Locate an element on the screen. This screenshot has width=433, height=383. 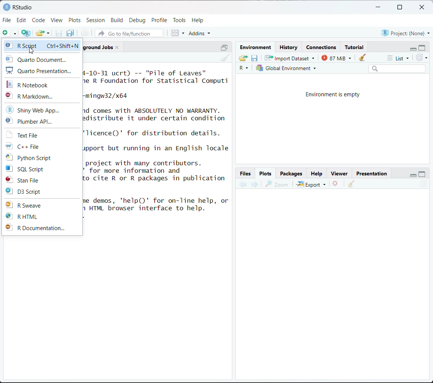
Plots is located at coordinates (266, 173).